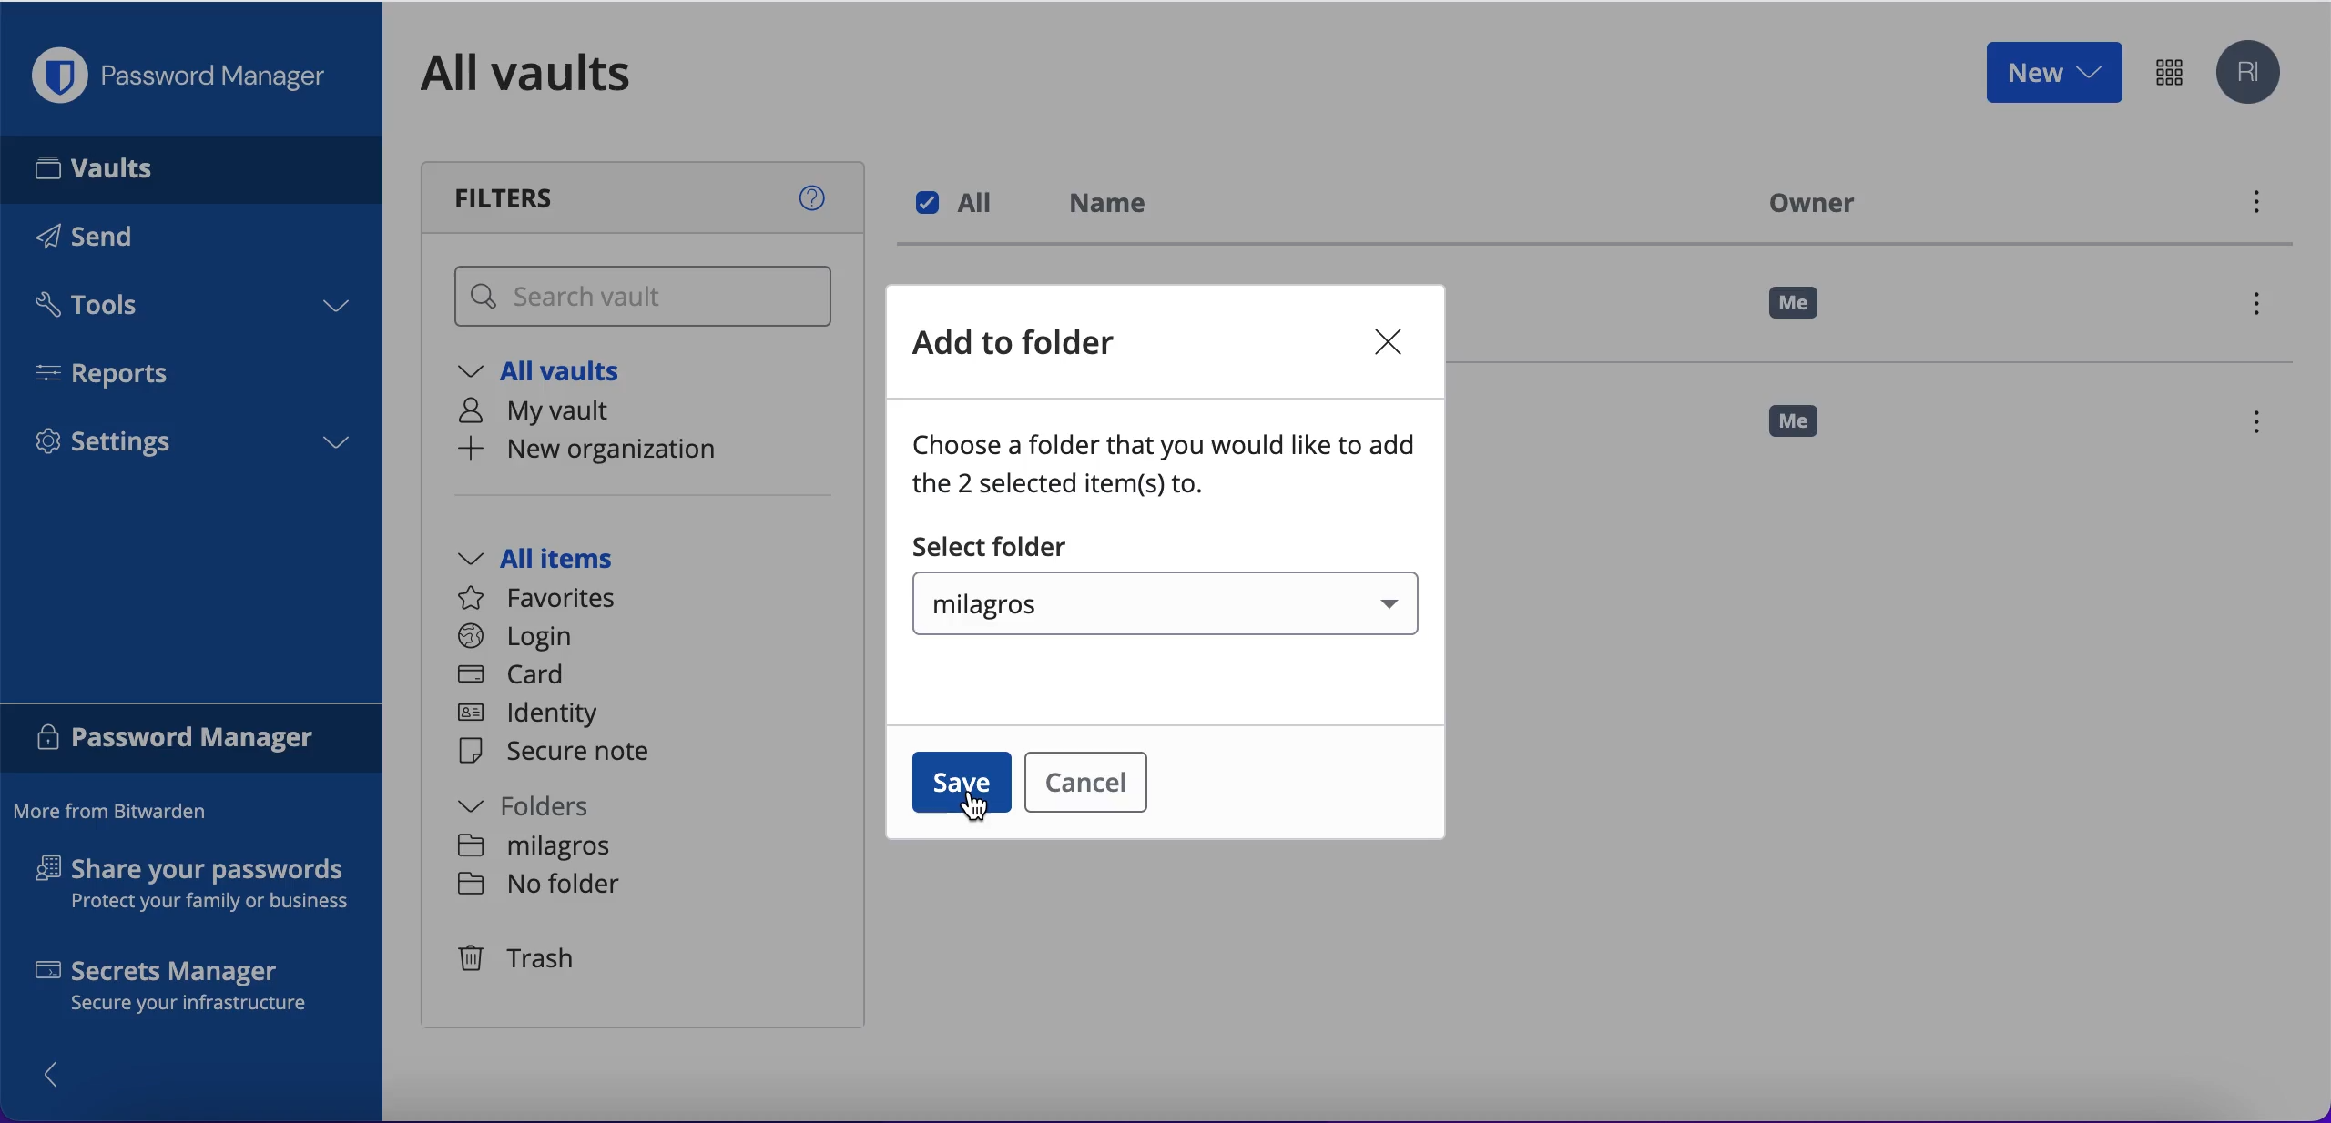  What do you see at coordinates (962, 783) in the screenshot?
I see `save` at bounding box center [962, 783].